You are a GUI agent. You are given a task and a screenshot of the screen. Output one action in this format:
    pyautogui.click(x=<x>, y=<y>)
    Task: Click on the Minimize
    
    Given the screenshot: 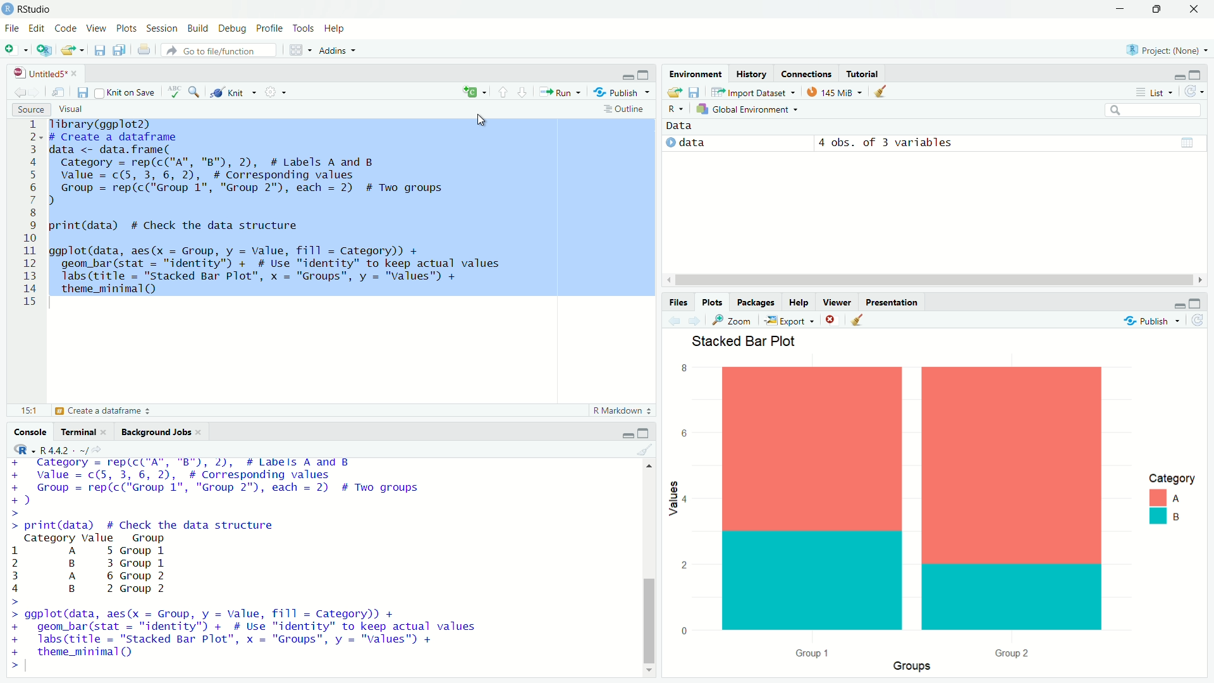 What is the action you would take?
    pyautogui.click(x=1177, y=76)
    